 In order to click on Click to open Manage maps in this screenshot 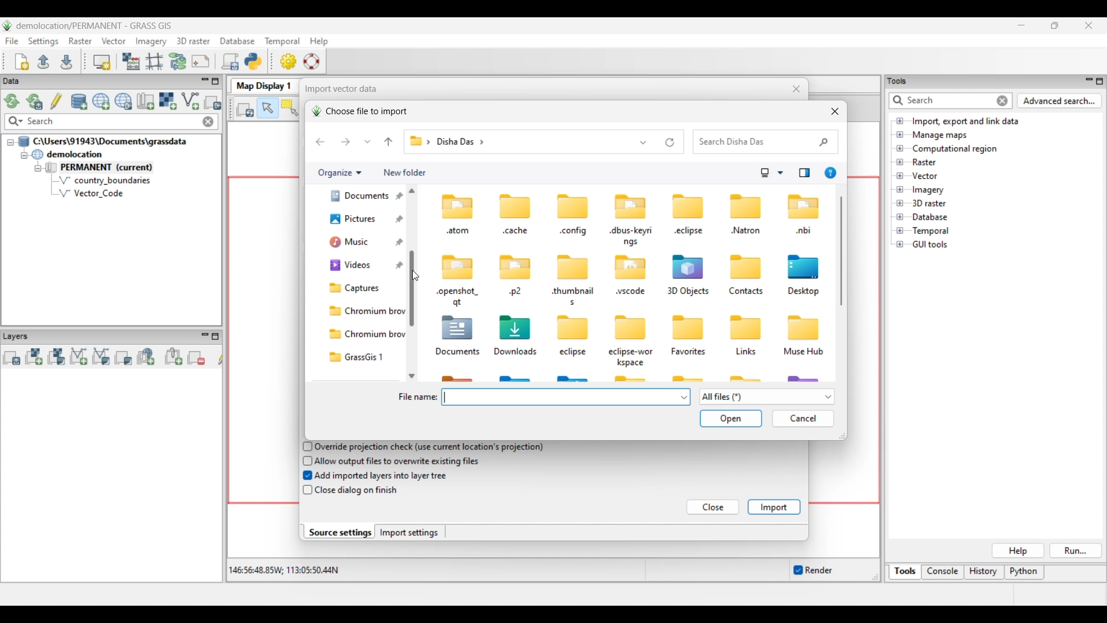, I will do `click(900, 134)`.